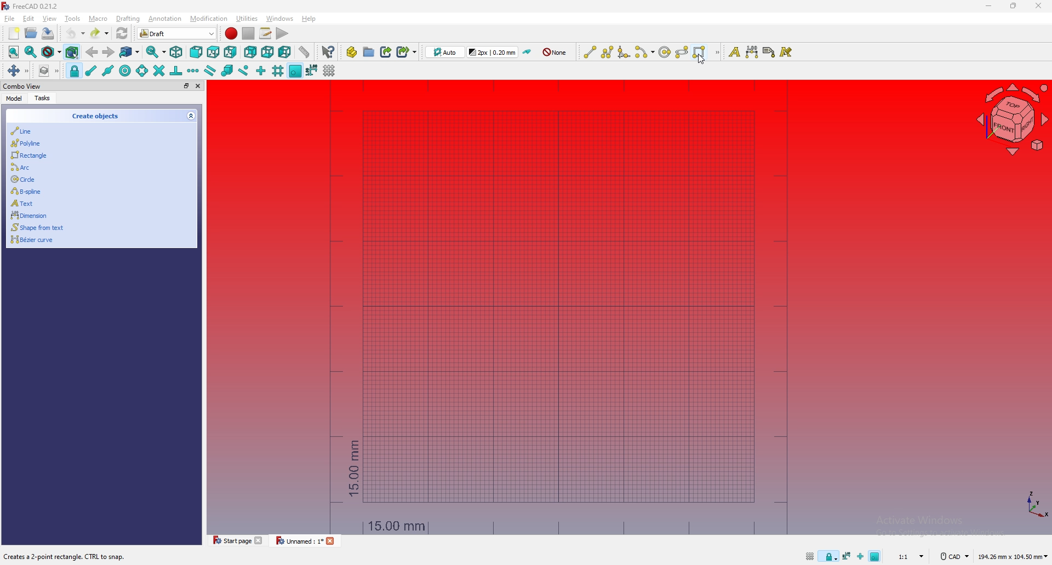  I want to click on open, so click(31, 33).